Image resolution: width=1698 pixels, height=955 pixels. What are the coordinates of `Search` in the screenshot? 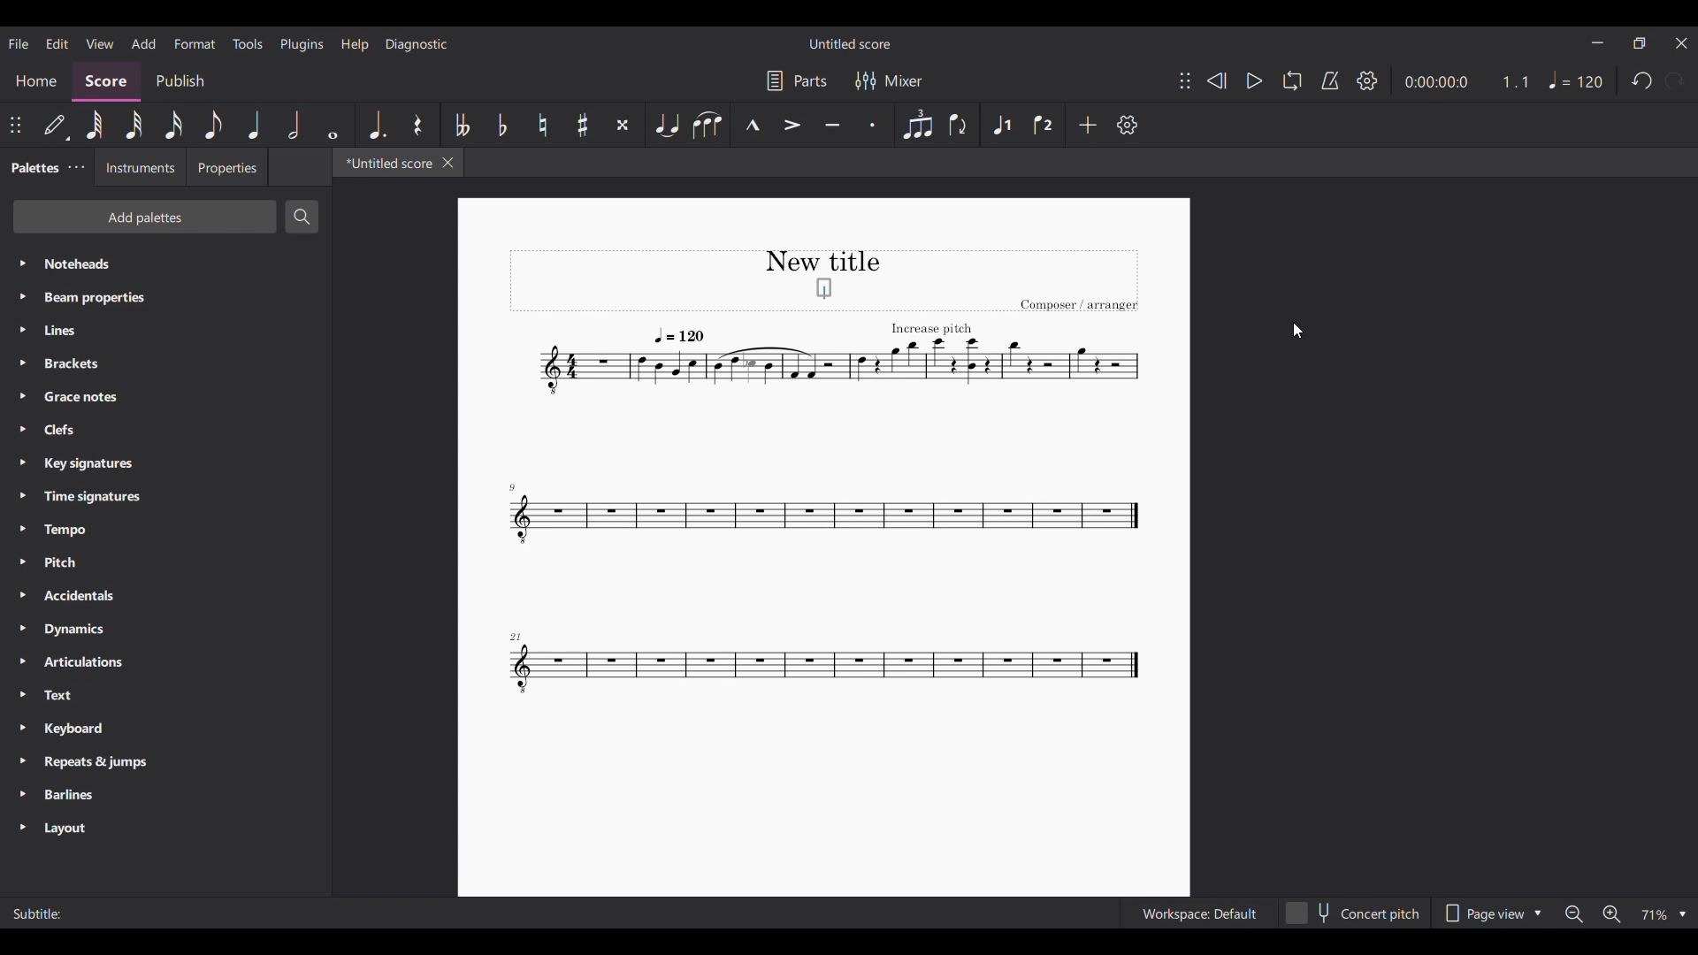 It's located at (302, 217).